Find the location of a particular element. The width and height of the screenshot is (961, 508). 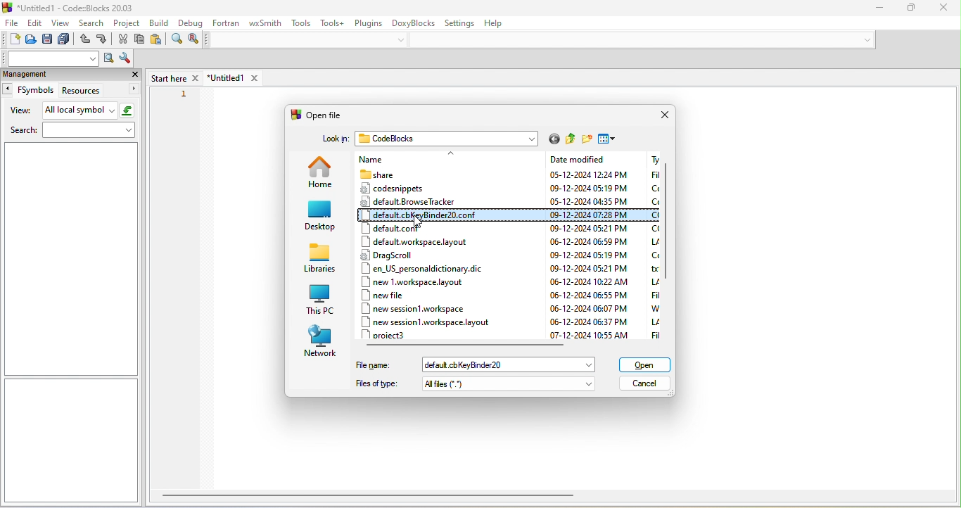

open is located at coordinates (646, 363).